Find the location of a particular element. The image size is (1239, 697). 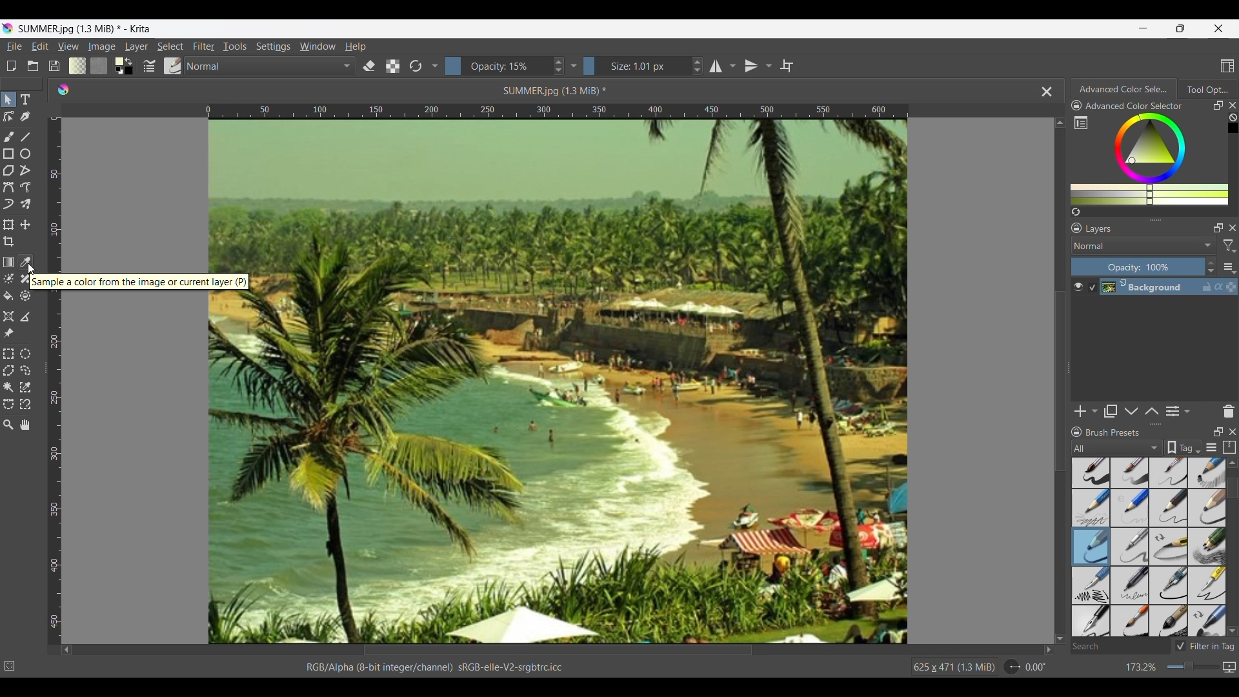

Tag options is located at coordinates (1118, 448).